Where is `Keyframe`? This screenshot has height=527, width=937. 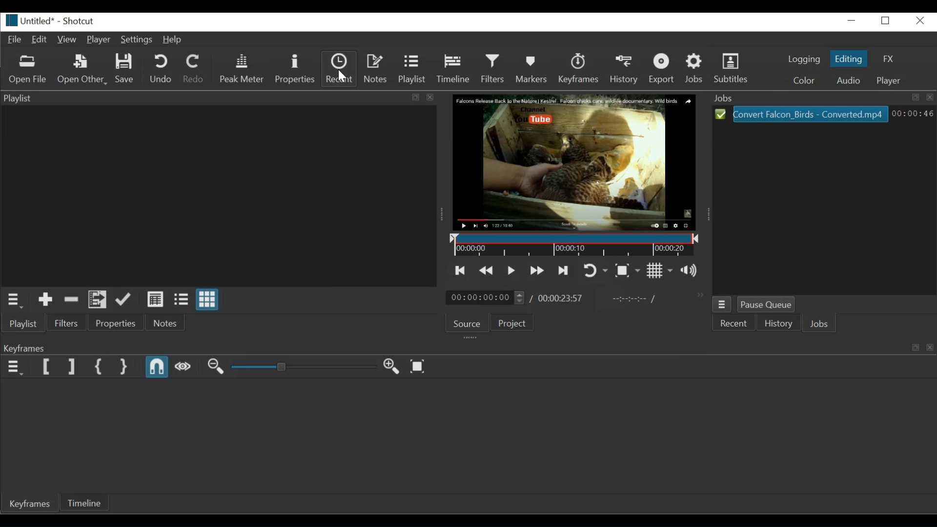
Keyframe is located at coordinates (468, 348).